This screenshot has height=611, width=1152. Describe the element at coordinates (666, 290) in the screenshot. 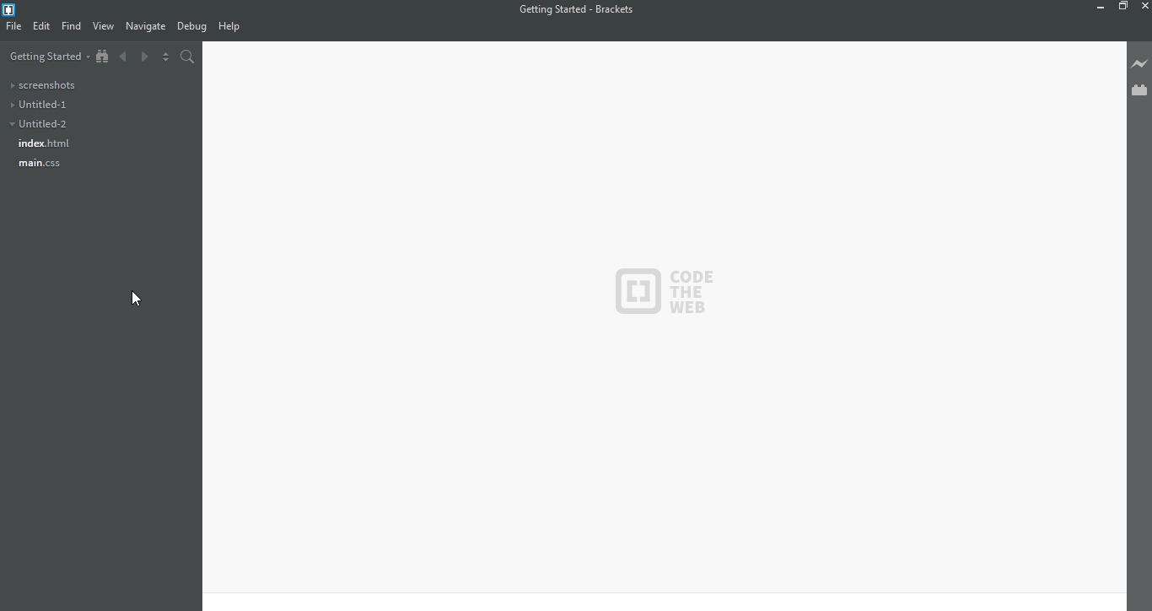

I see `code the web` at that location.